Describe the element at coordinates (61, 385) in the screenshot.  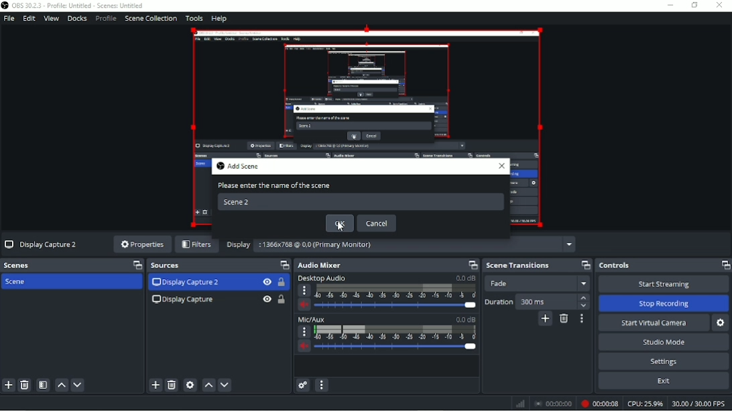
I see `Move scene up` at that location.